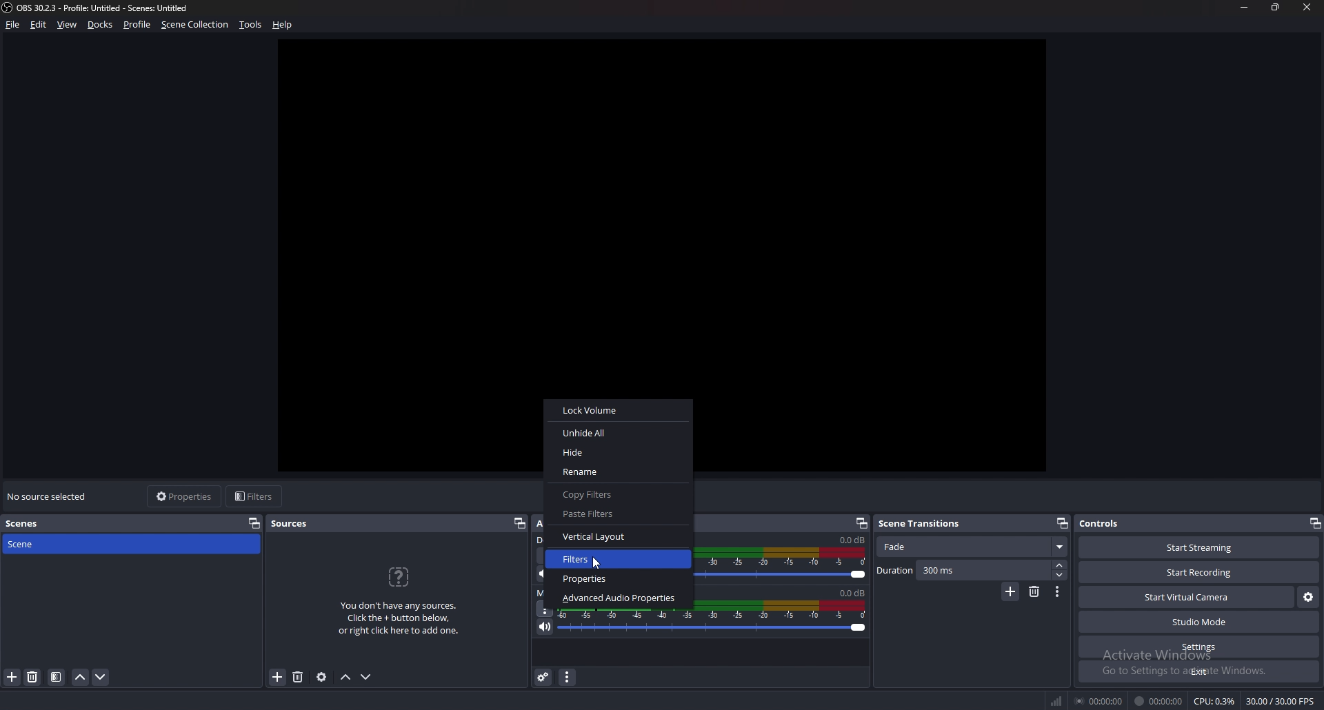 The width and height of the screenshot is (1324, 710). What do you see at coordinates (596, 562) in the screenshot?
I see `cursor` at bounding box center [596, 562].